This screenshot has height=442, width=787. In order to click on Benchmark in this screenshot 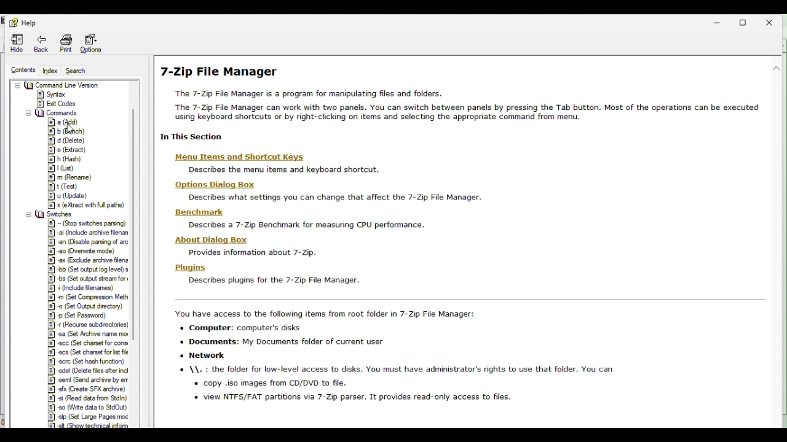, I will do `click(204, 212)`.